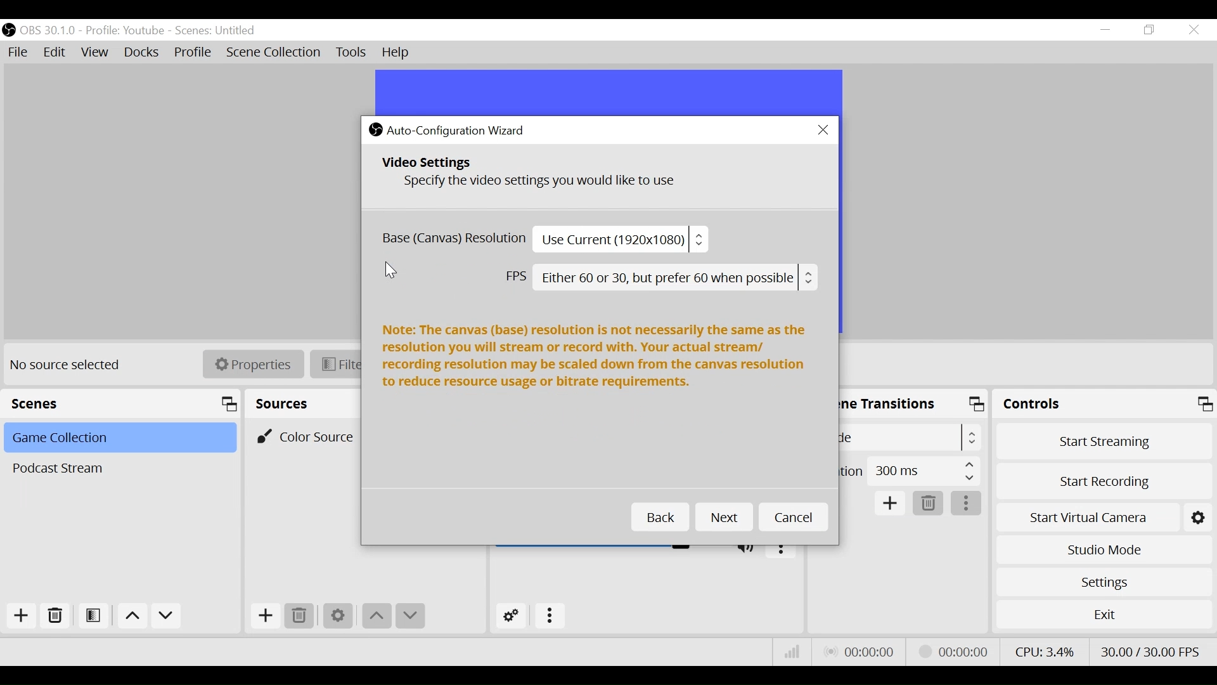 This screenshot has height=685, width=1217. Describe the element at coordinates (861, 651) in the screenshot. I see `Live Status` at that location.